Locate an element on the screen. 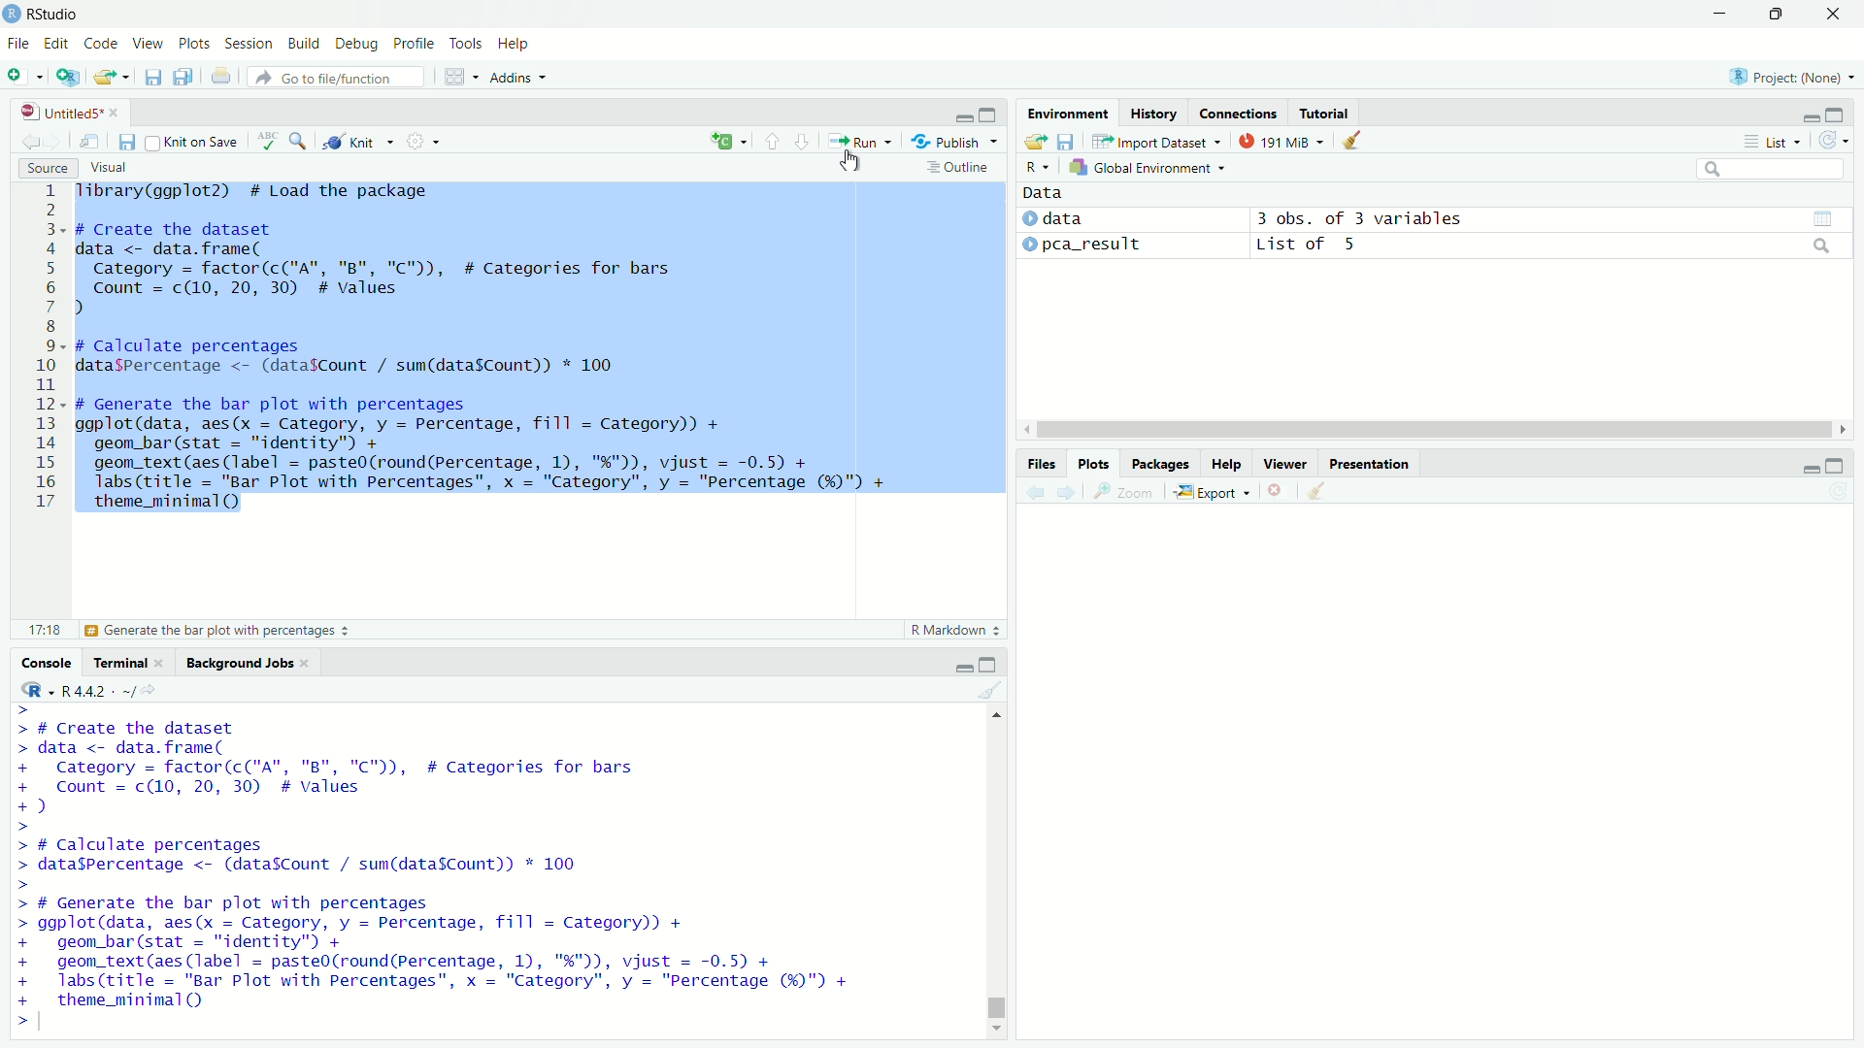 The width and height of the screenshot is (1864, 1048). maximize is located at coordinates (991, 113).